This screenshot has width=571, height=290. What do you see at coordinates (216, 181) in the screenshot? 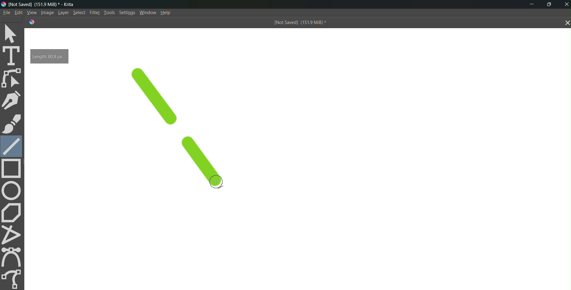
I see `cursor` at bounding box center [216, 181].